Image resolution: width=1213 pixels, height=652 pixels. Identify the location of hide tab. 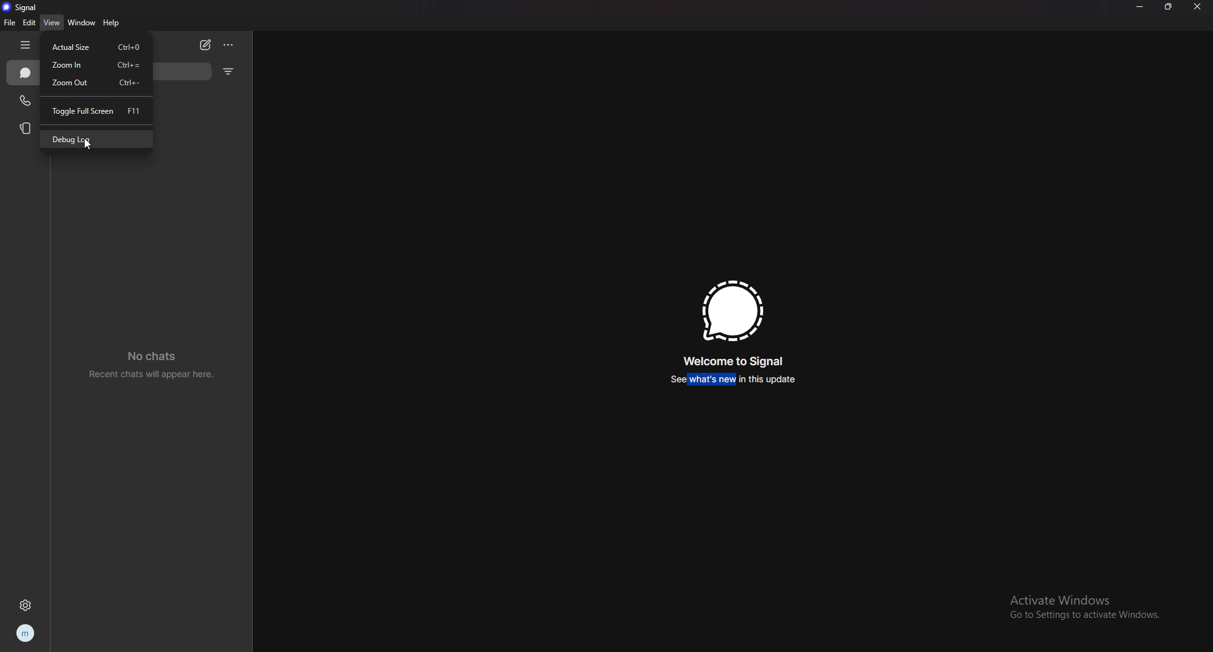
(26, 45).